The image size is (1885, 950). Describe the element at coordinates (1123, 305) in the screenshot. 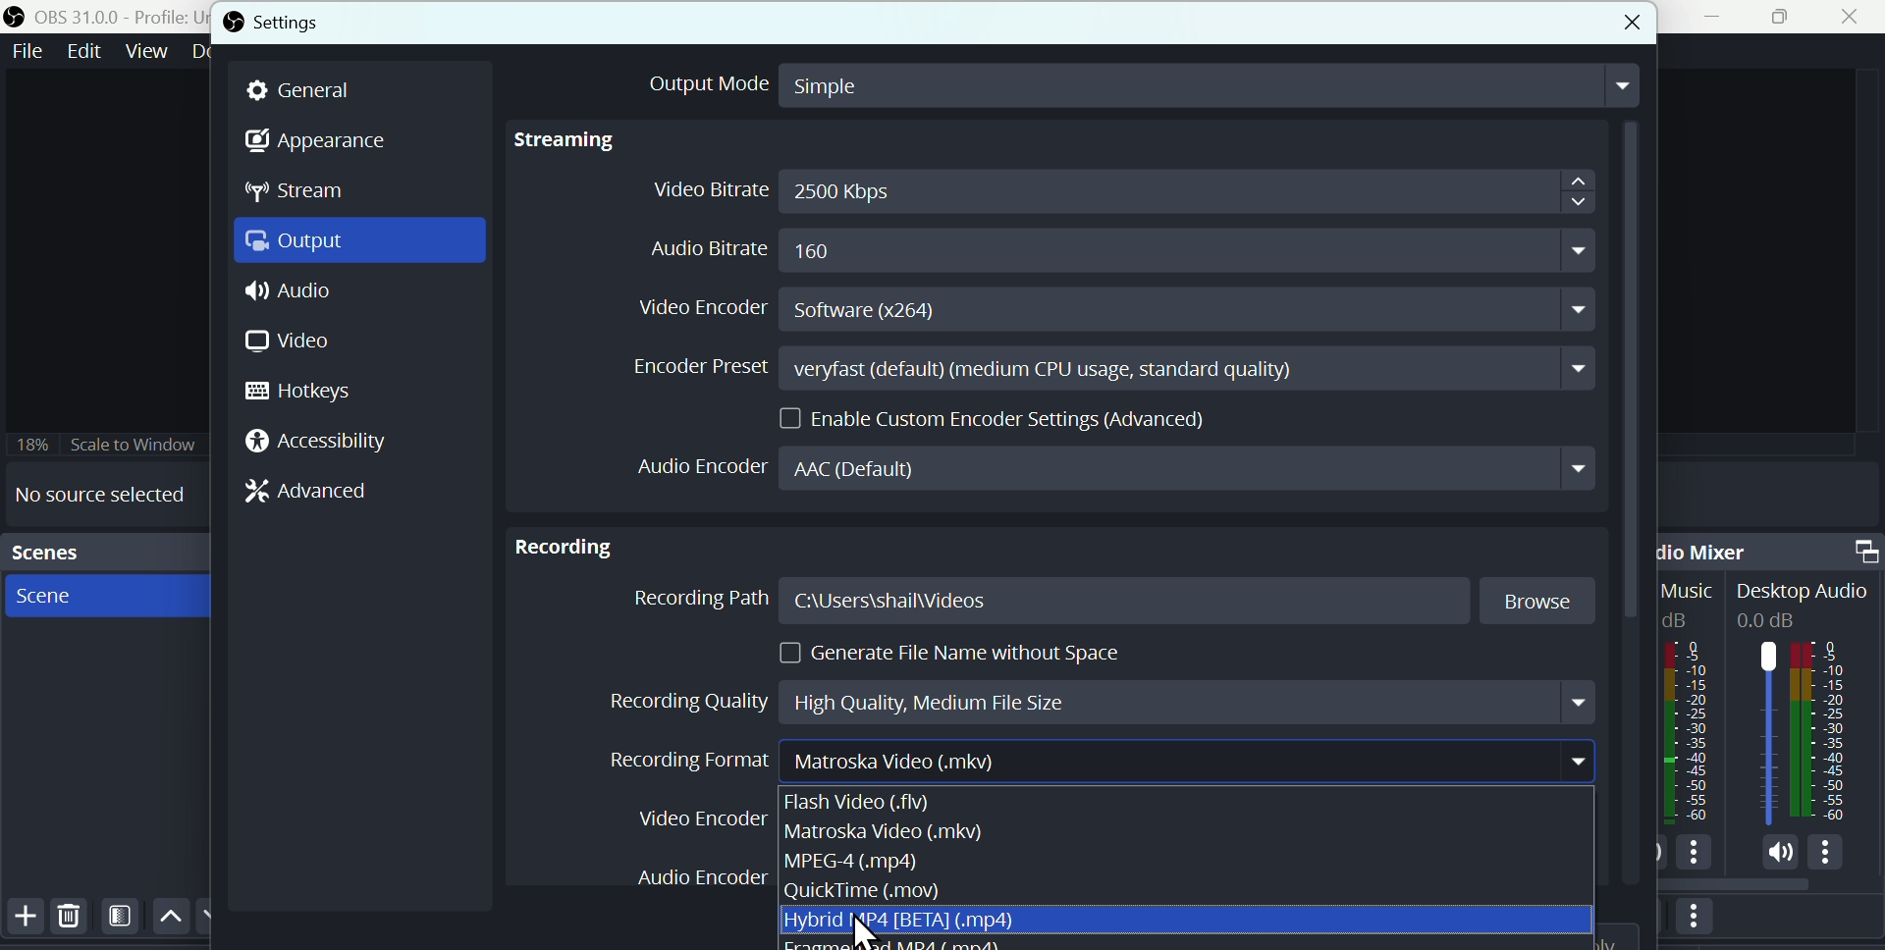

I see `Video encoder` at that location.